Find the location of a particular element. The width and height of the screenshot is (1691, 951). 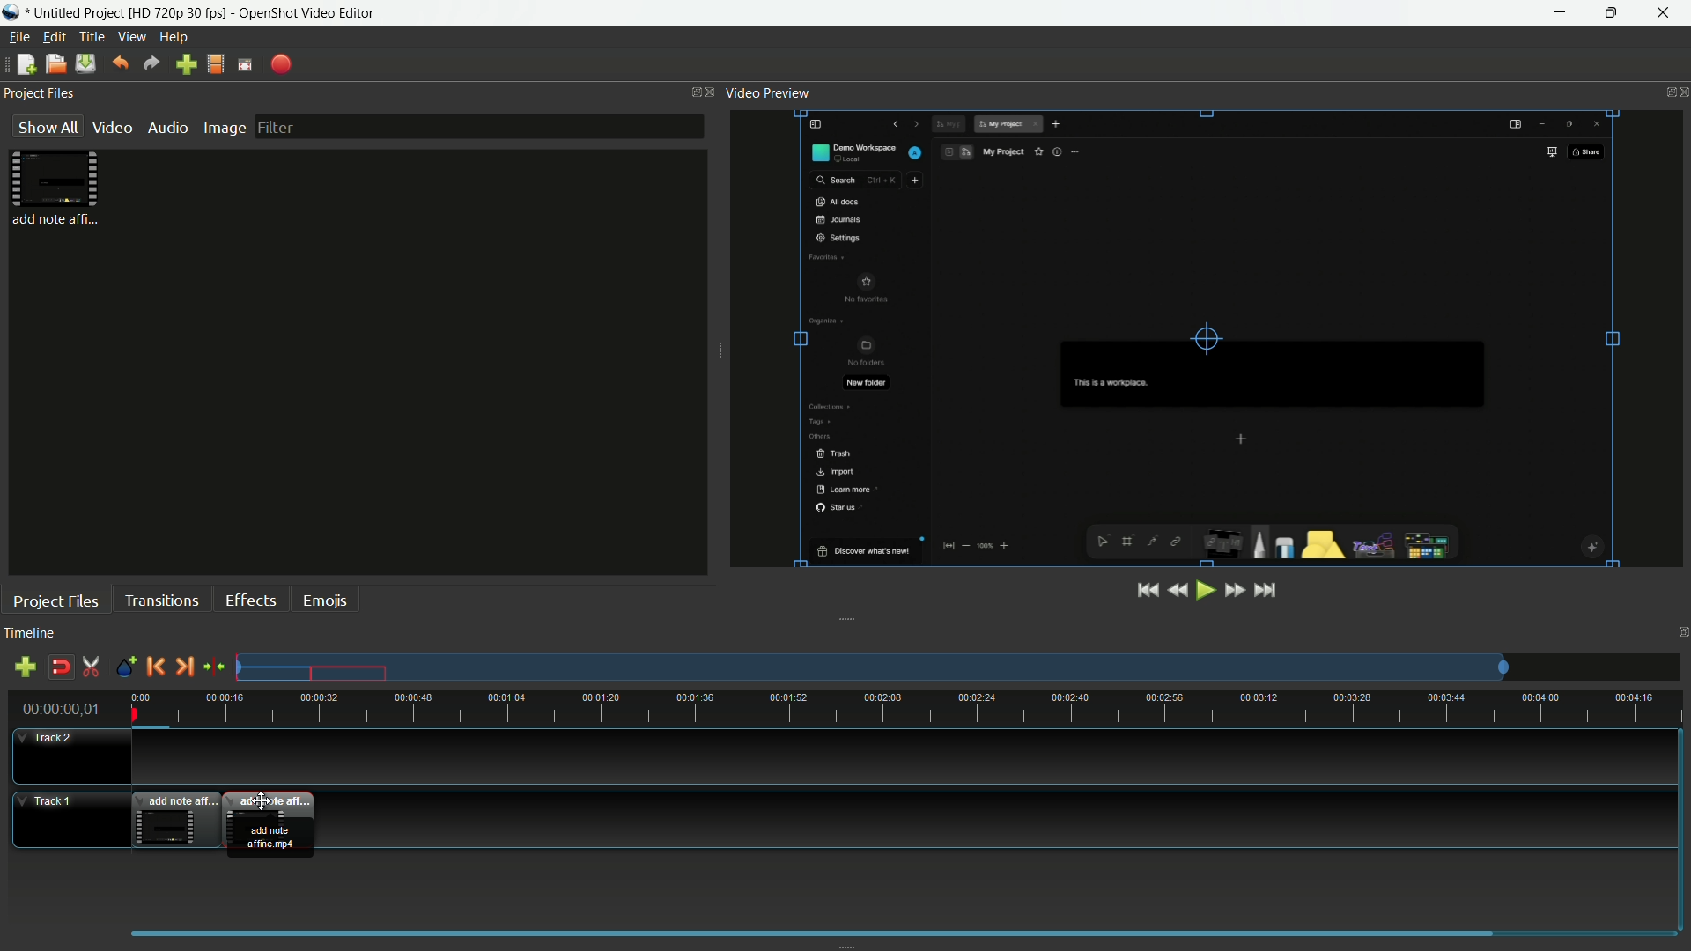

center the timeline on the playhead is located at coordinates (214, 666).